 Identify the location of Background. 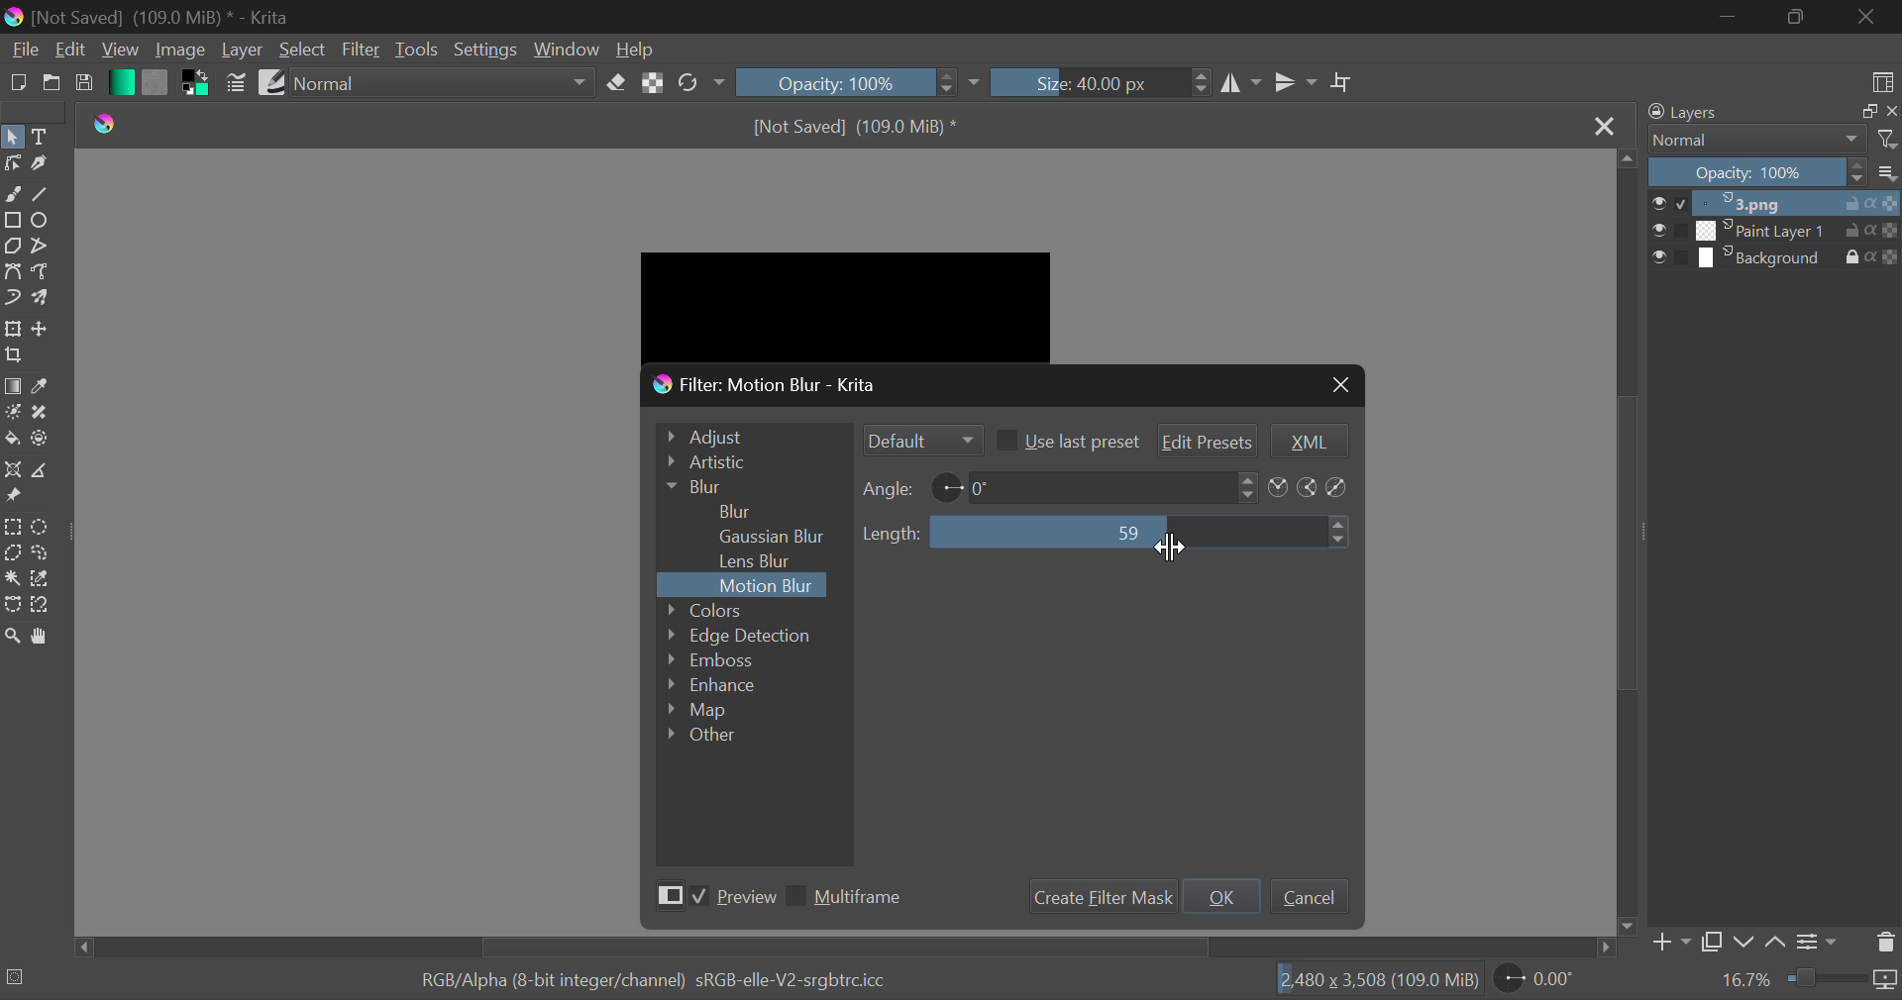
(1775, 257).